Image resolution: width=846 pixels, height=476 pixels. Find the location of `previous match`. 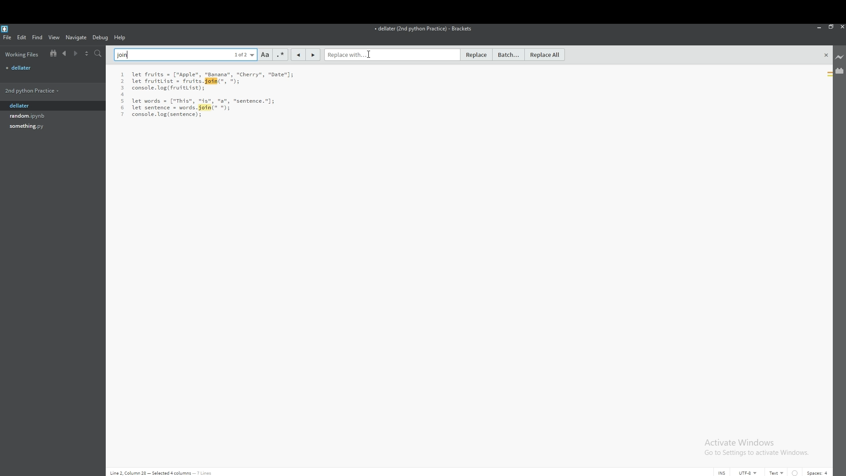

previous match is located at coordinates (297, 55).